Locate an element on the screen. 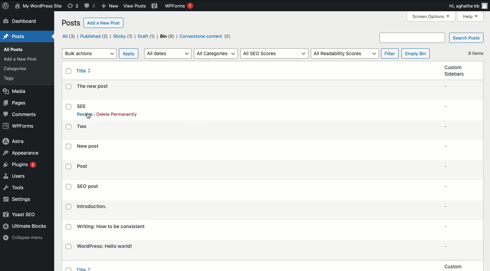 The image size is (490, 271). Checkbox is located at coordinates (68, 126).